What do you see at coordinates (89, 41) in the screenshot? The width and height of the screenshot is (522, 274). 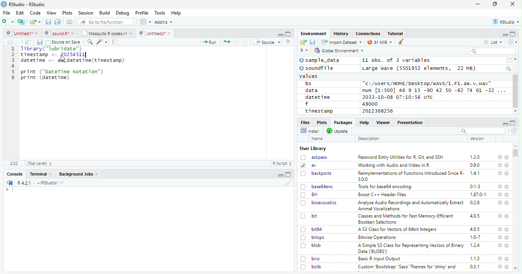 I see `find` at bounding box center [89, 41].